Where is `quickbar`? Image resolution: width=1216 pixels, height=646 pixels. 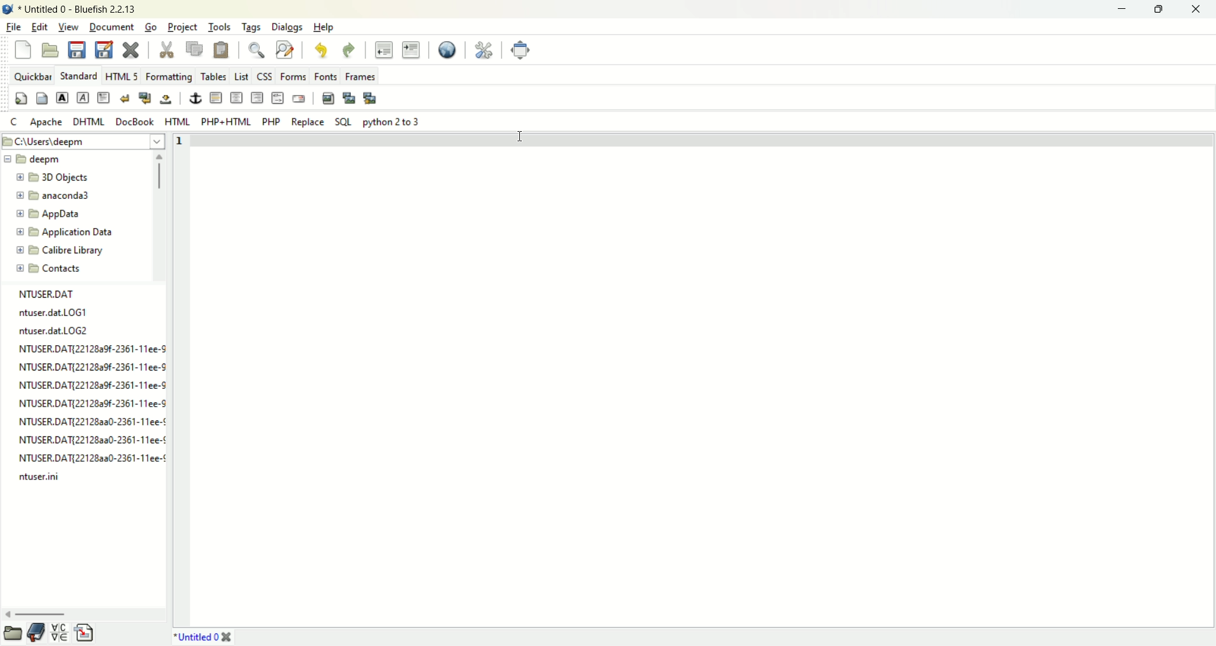
quickbar is located at coordinates (27, 77).